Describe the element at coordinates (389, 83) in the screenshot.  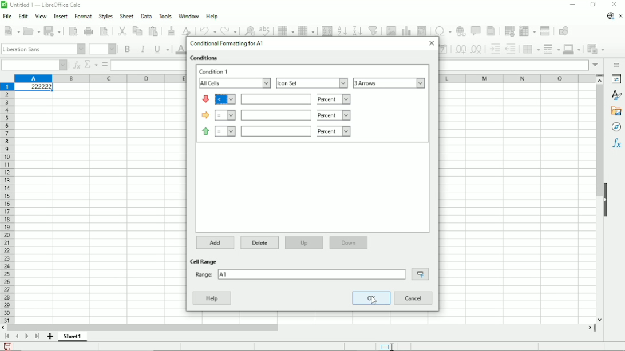
I see `3 arrows` at that location.